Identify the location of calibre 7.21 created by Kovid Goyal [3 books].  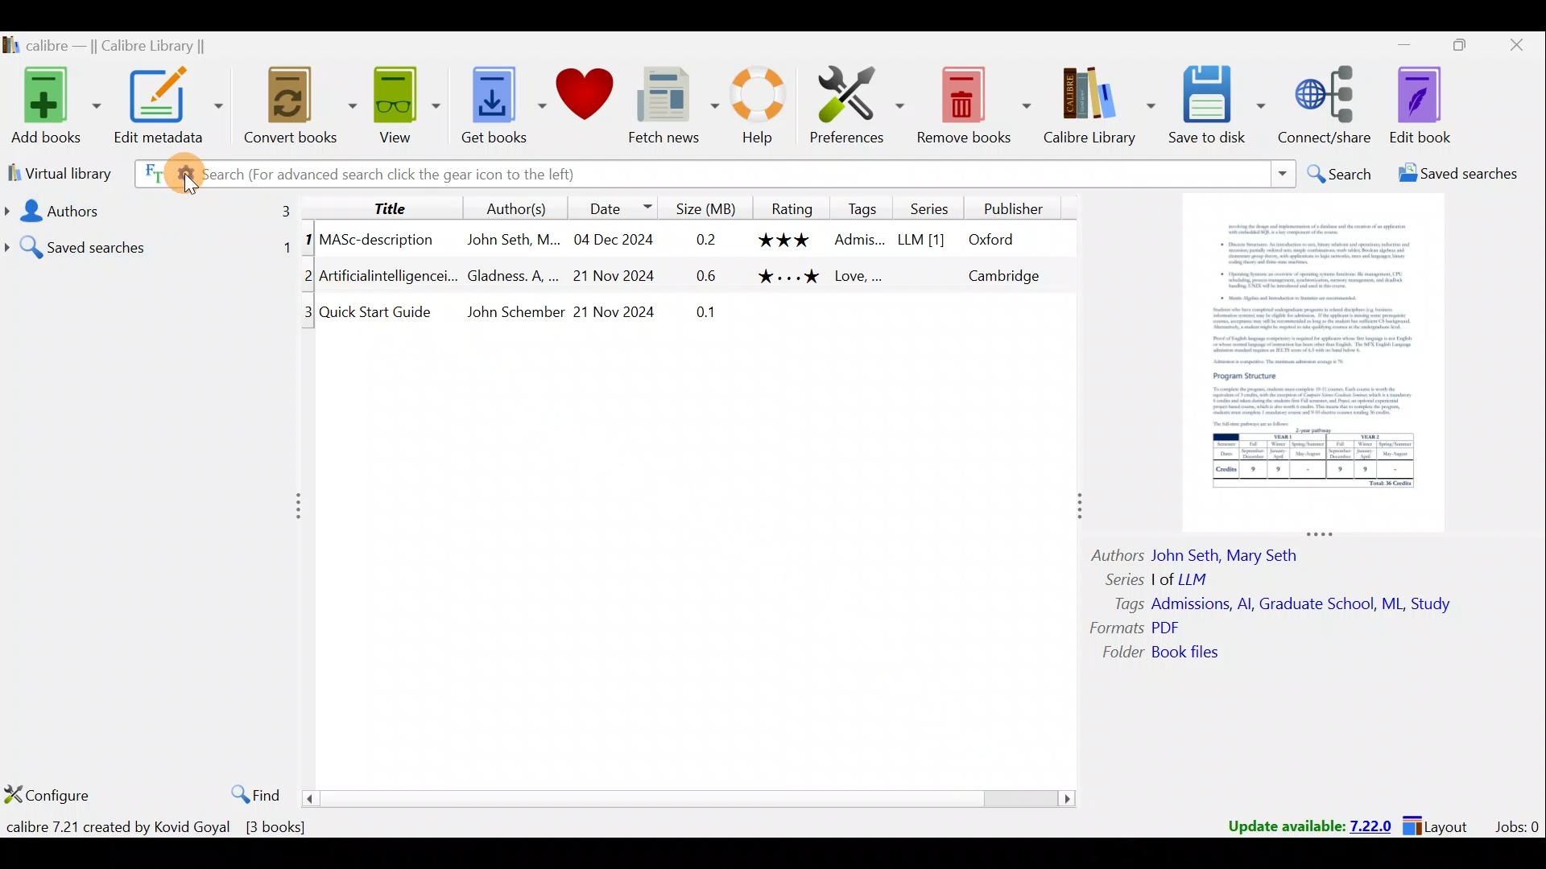
(160, 827).